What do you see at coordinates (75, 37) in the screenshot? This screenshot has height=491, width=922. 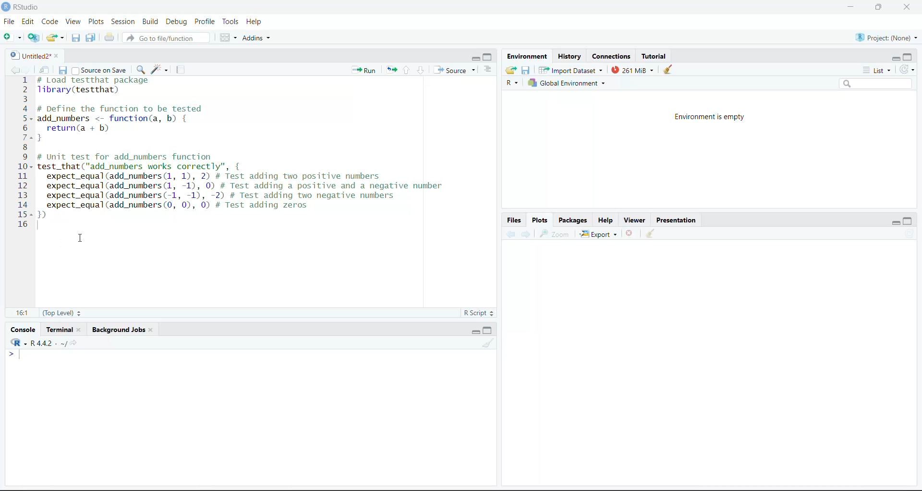 I see `Save the current document` at bounding box center [75, 37].